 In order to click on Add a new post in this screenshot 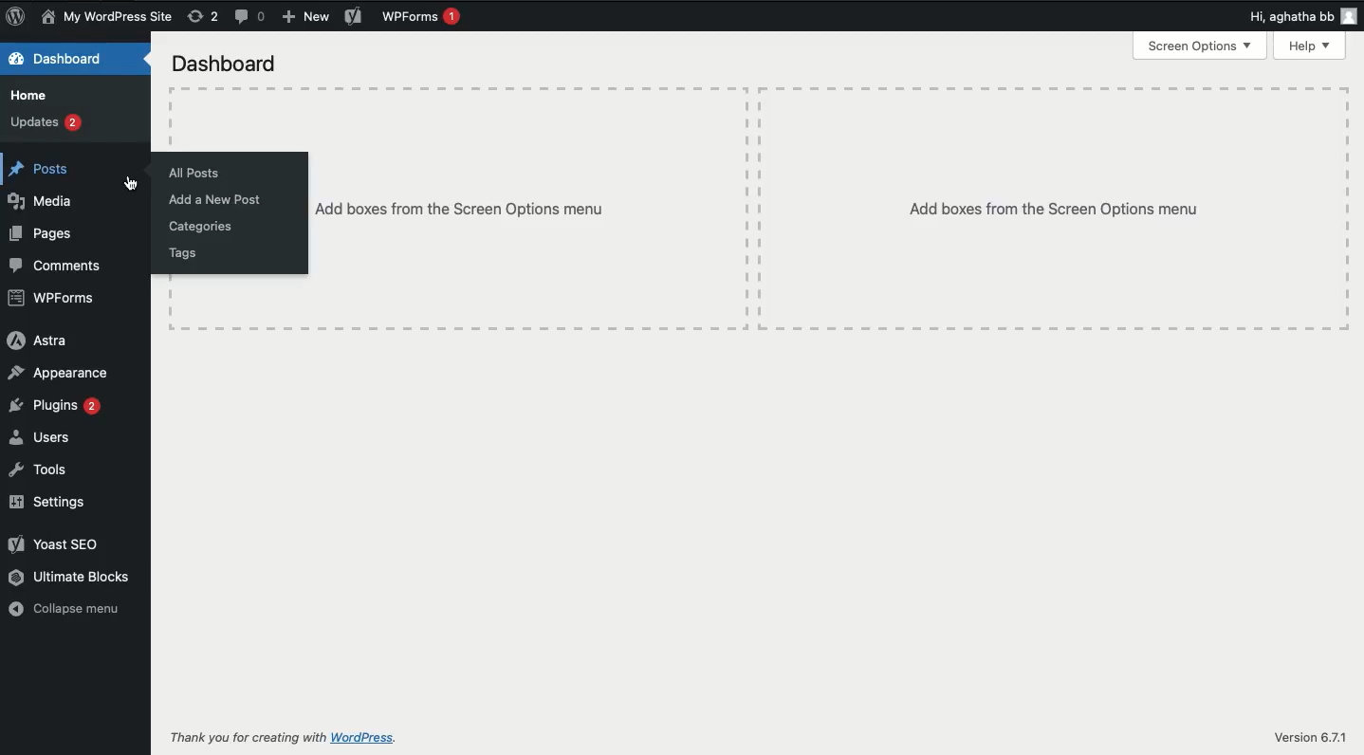, I will do `click(214, 201)`.